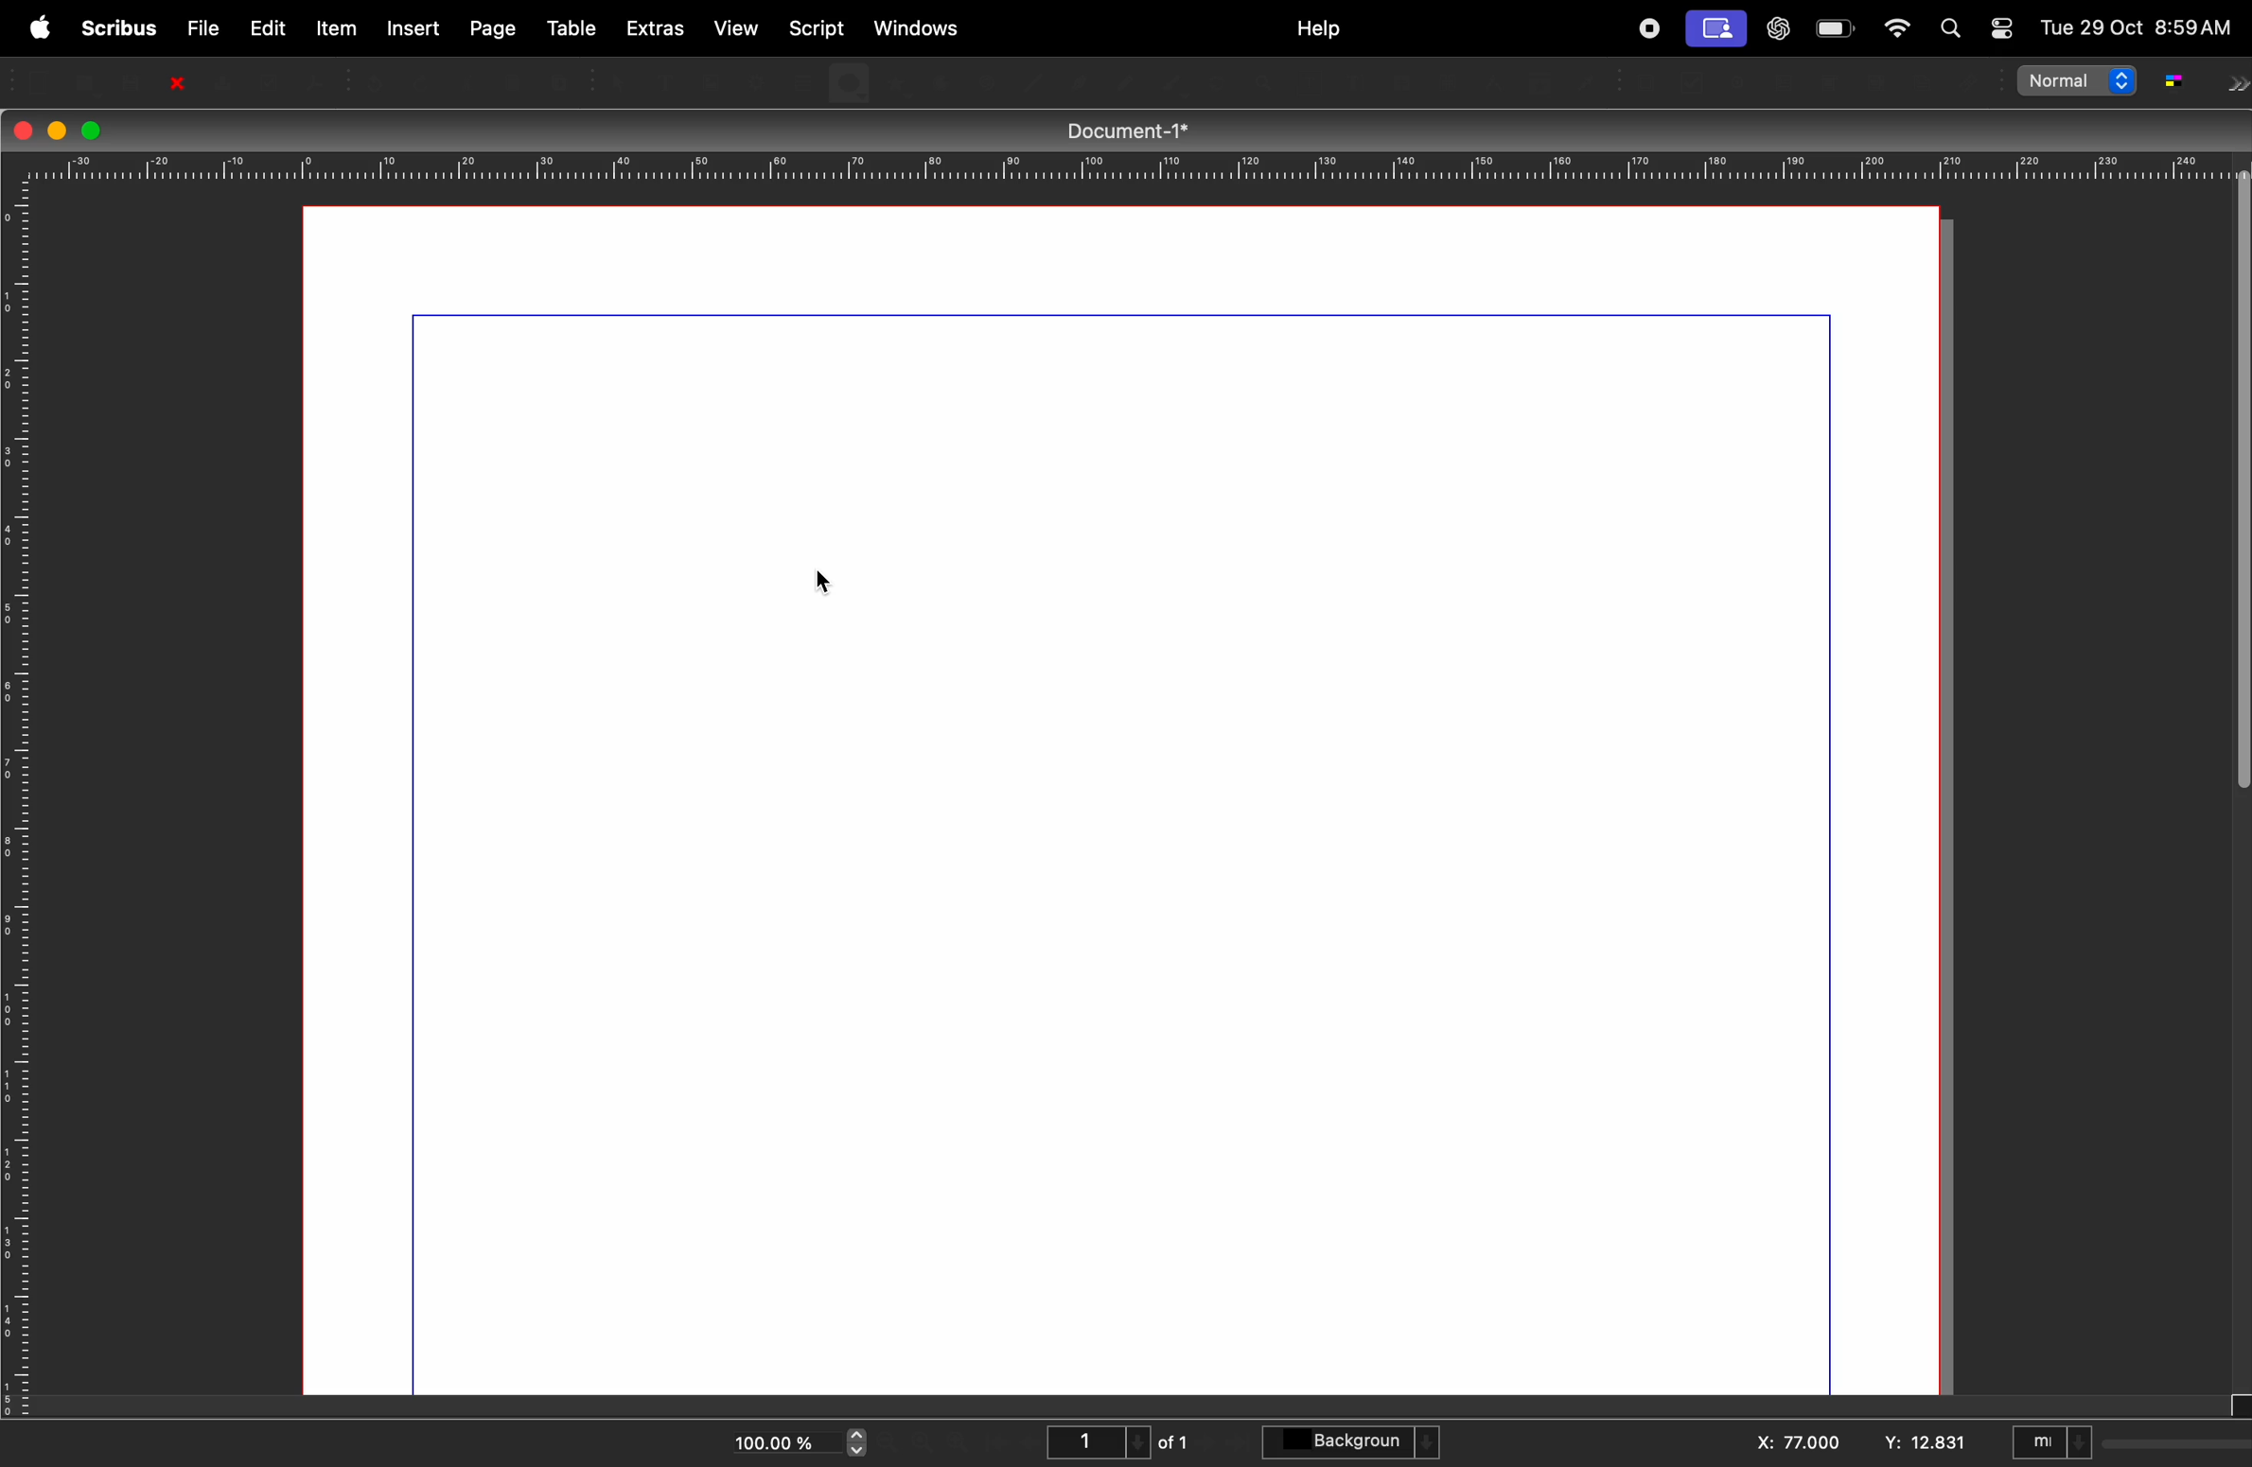  I want to click on Table, so click(800, 80).